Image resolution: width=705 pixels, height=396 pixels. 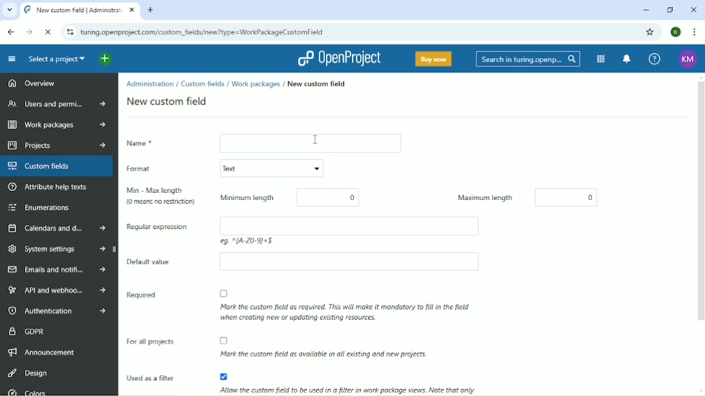 I want to click on Back, so click(x=12, y=32).